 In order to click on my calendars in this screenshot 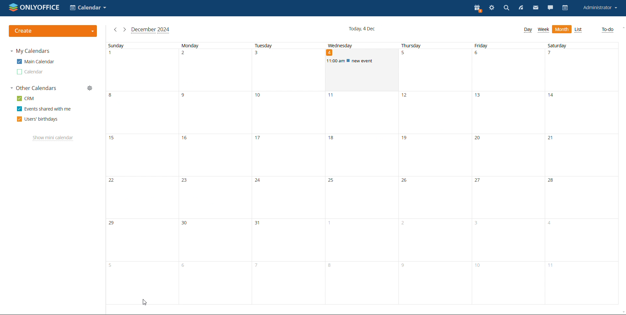, I will do `click(30, 51)`.